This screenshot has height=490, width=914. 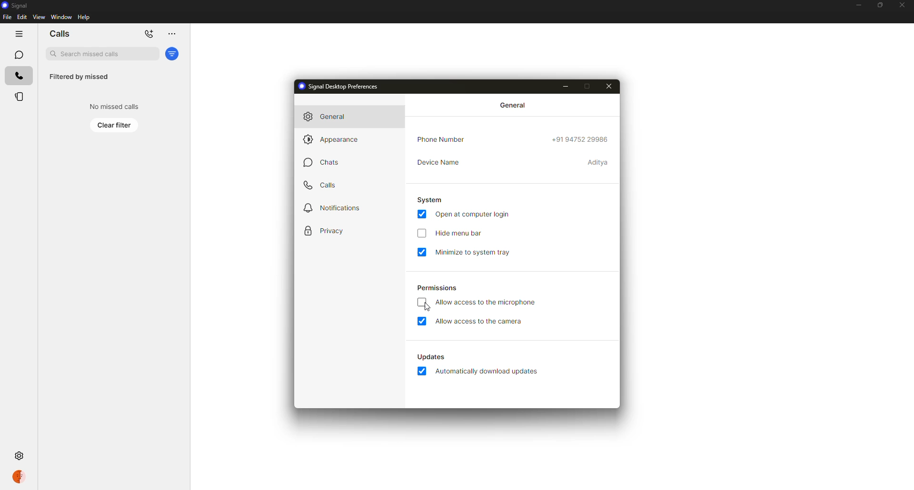 What do you see at coordinates (318, 186) in the screenshot?
I see `calls` at bounding box center [318, 186].